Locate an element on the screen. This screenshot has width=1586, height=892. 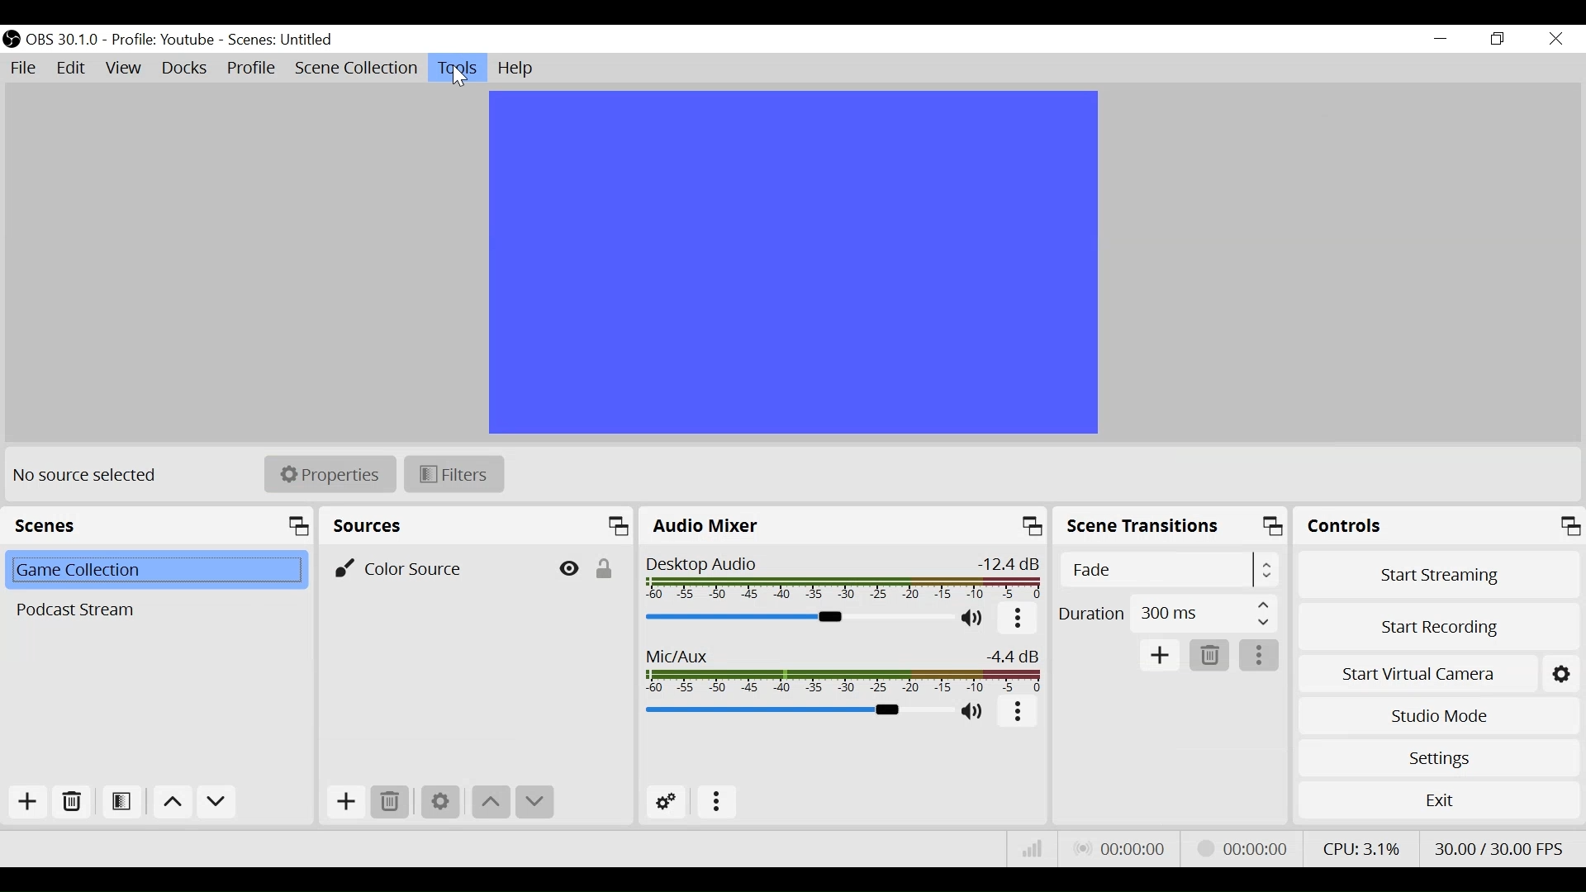
OBS Version is located at coordinates (63, 40).